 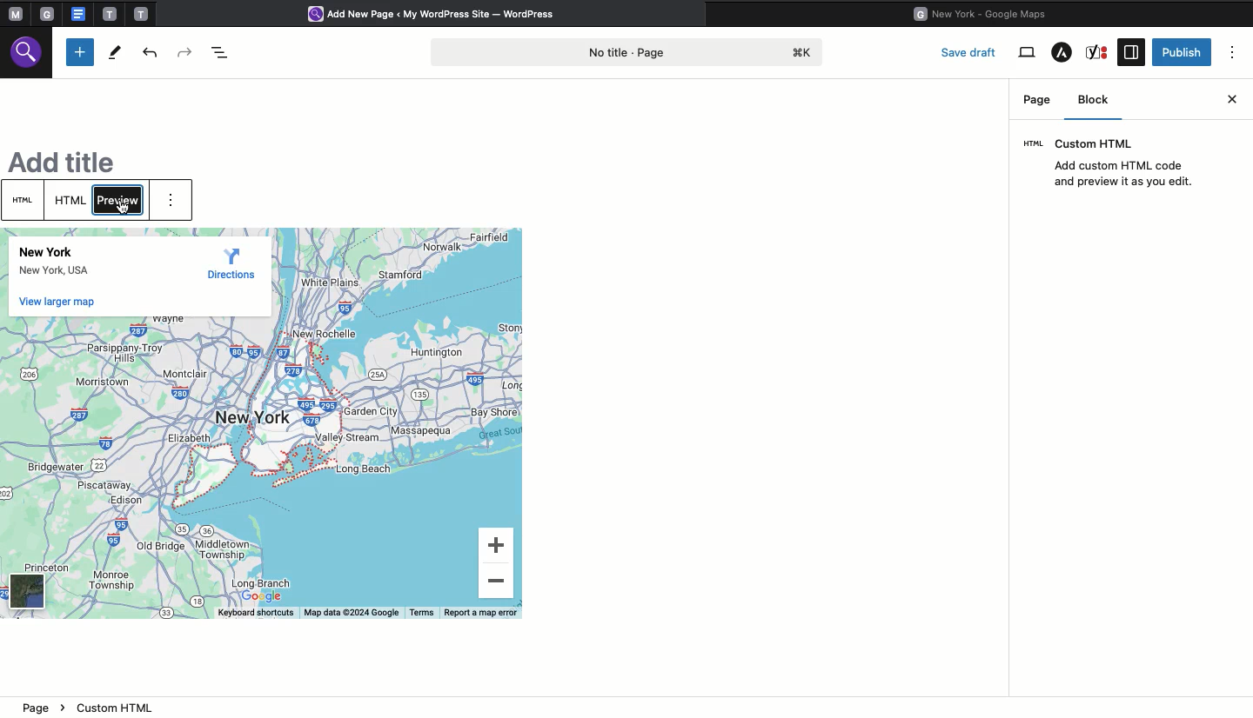 I want to click on HTML, so click(x=71, y=201).